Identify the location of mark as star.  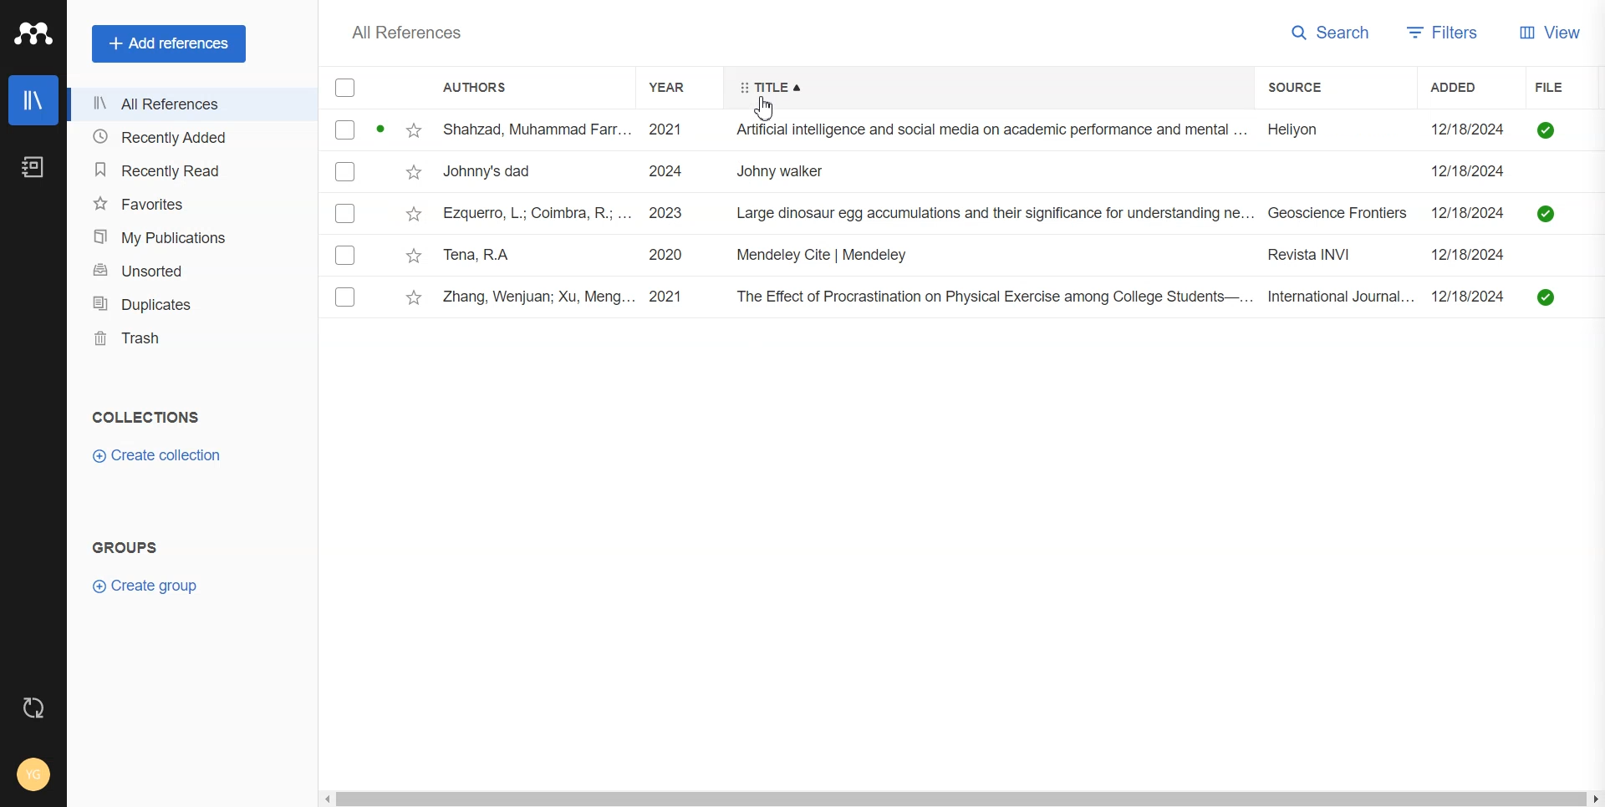
(411, 213).